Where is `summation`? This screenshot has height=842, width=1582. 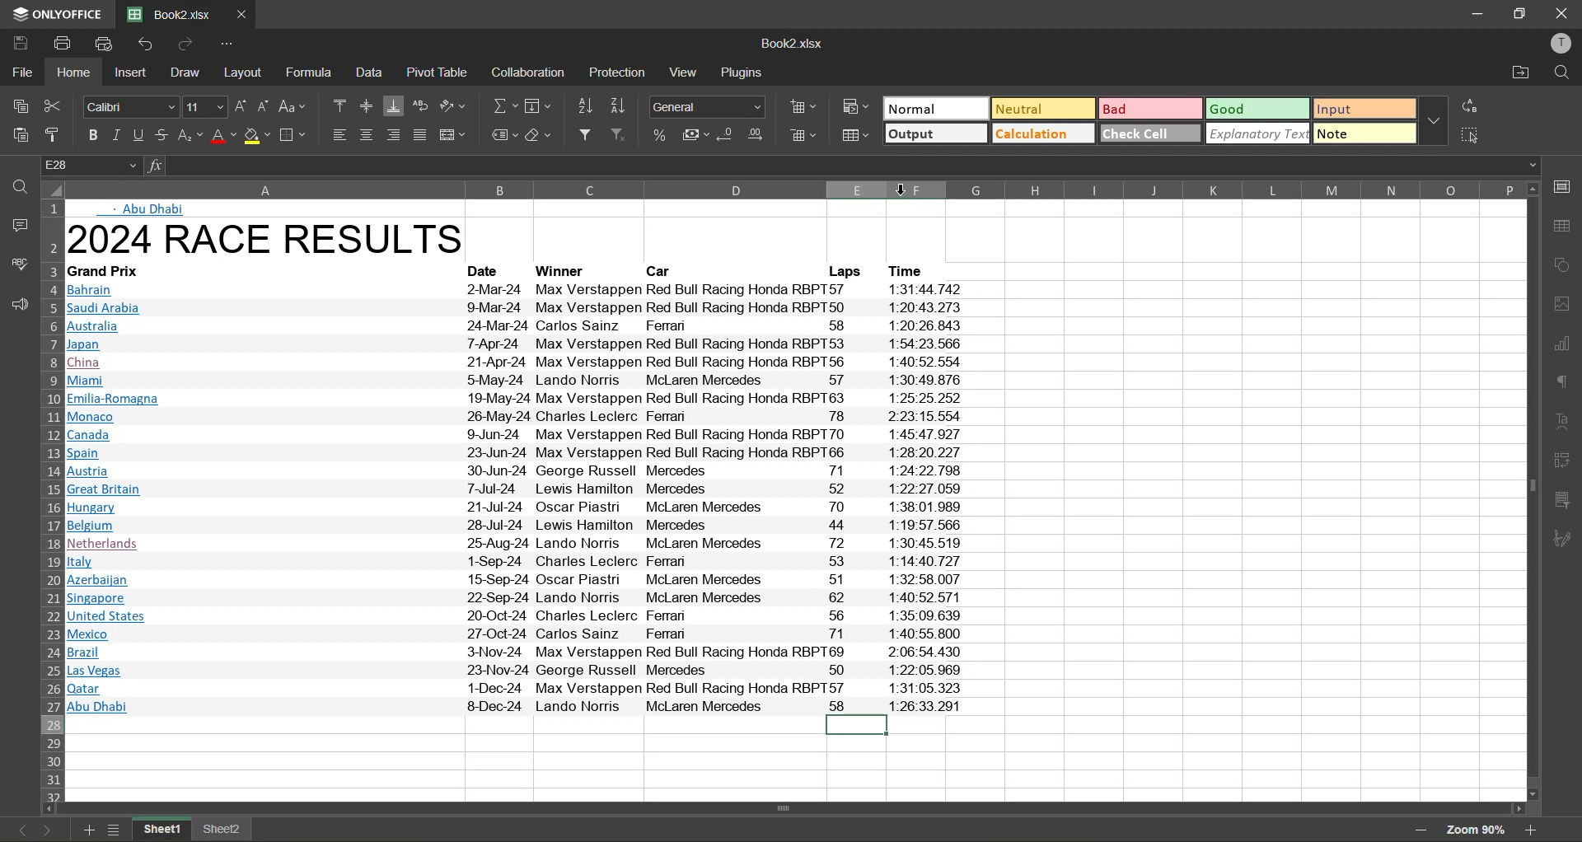
summation is located at coordinates (500, 107).